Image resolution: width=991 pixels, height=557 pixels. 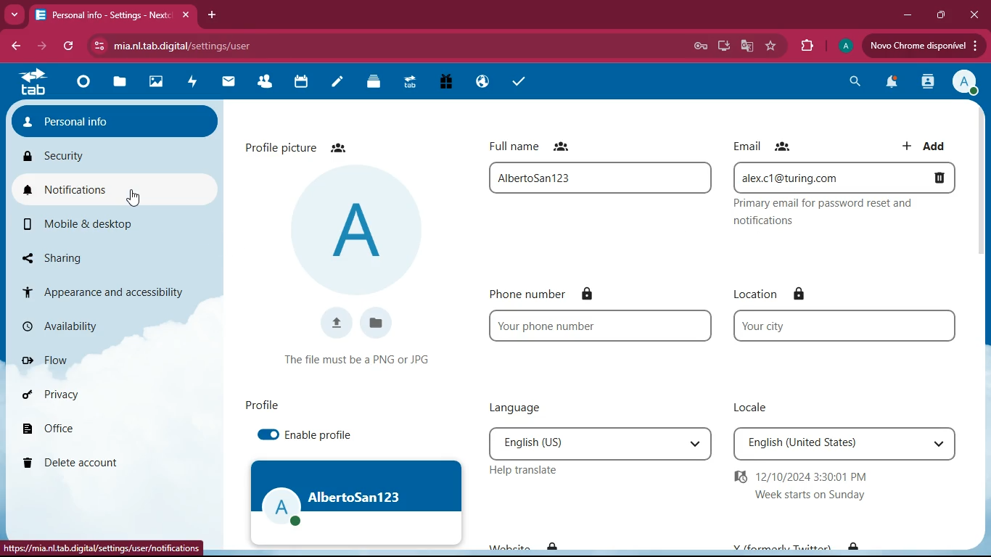 What do you see at coordinates (105, 287) in the screenshot?
I see `appearance` at bounding box center [105, 287].